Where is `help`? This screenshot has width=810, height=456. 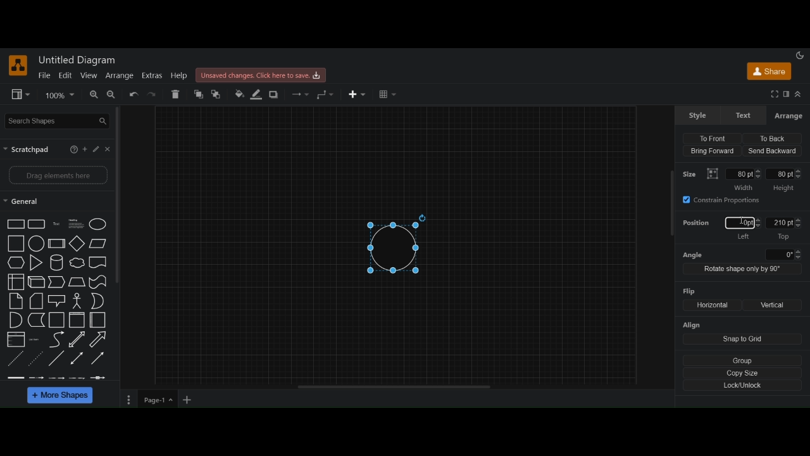 help is located at coordinates (72, 150).